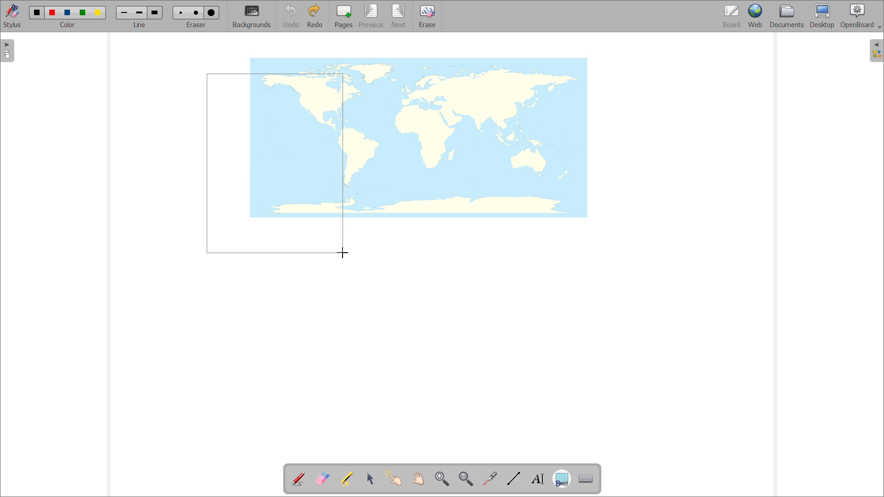 The image size is (884, 497). What do you see at coordinates (68, 13) in the screenshot?
I see `blue` at bounding box center [68, 13].